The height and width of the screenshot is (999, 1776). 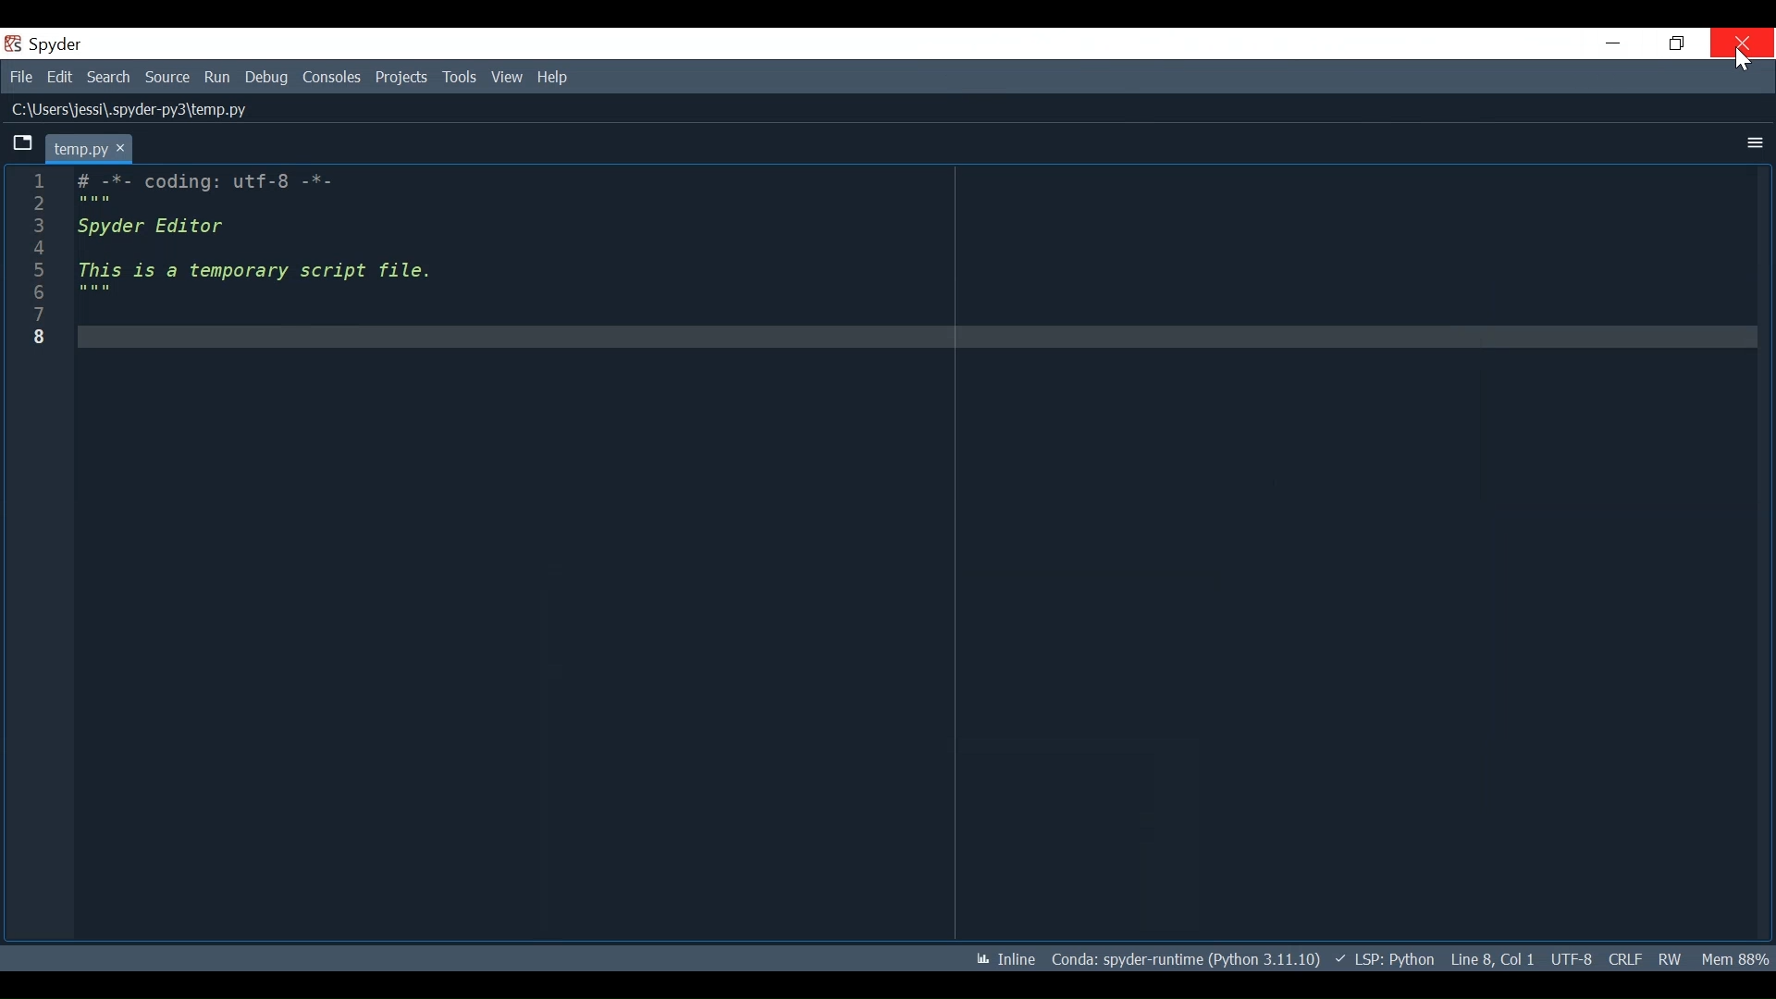 What do you see at coordinates (167, 77) in the screenshot?
I see `Source` at bounding box center [167, 77].